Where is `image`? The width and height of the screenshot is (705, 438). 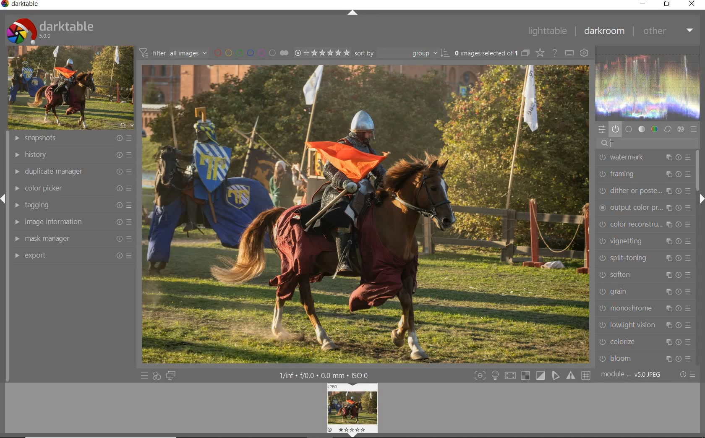 image is located at coordinates (71, 88).